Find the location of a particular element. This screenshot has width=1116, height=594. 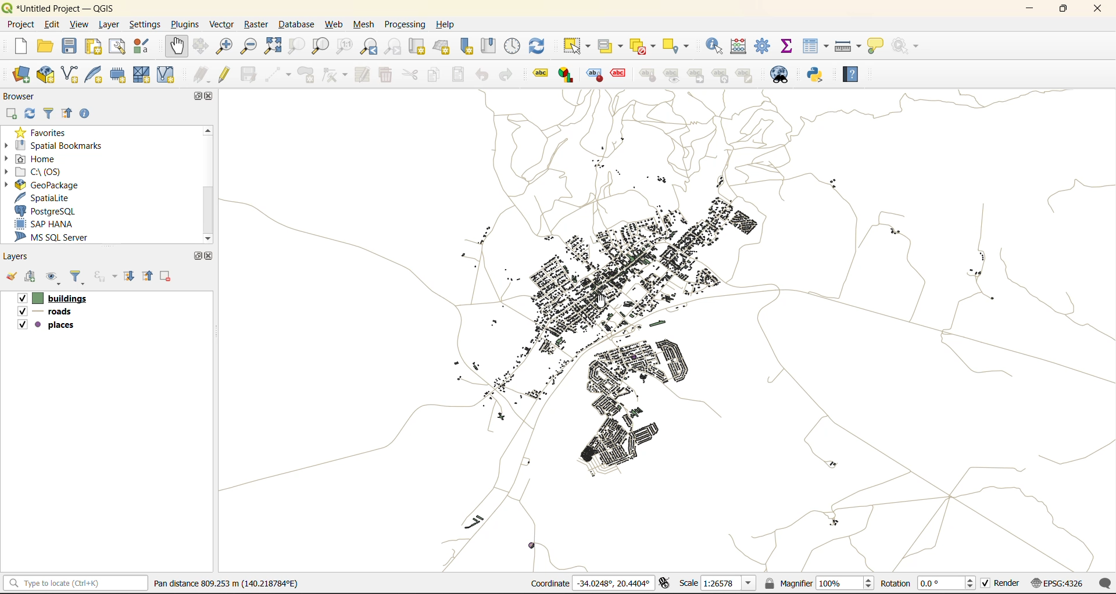

spatialite is located at coordinates (48, 196).